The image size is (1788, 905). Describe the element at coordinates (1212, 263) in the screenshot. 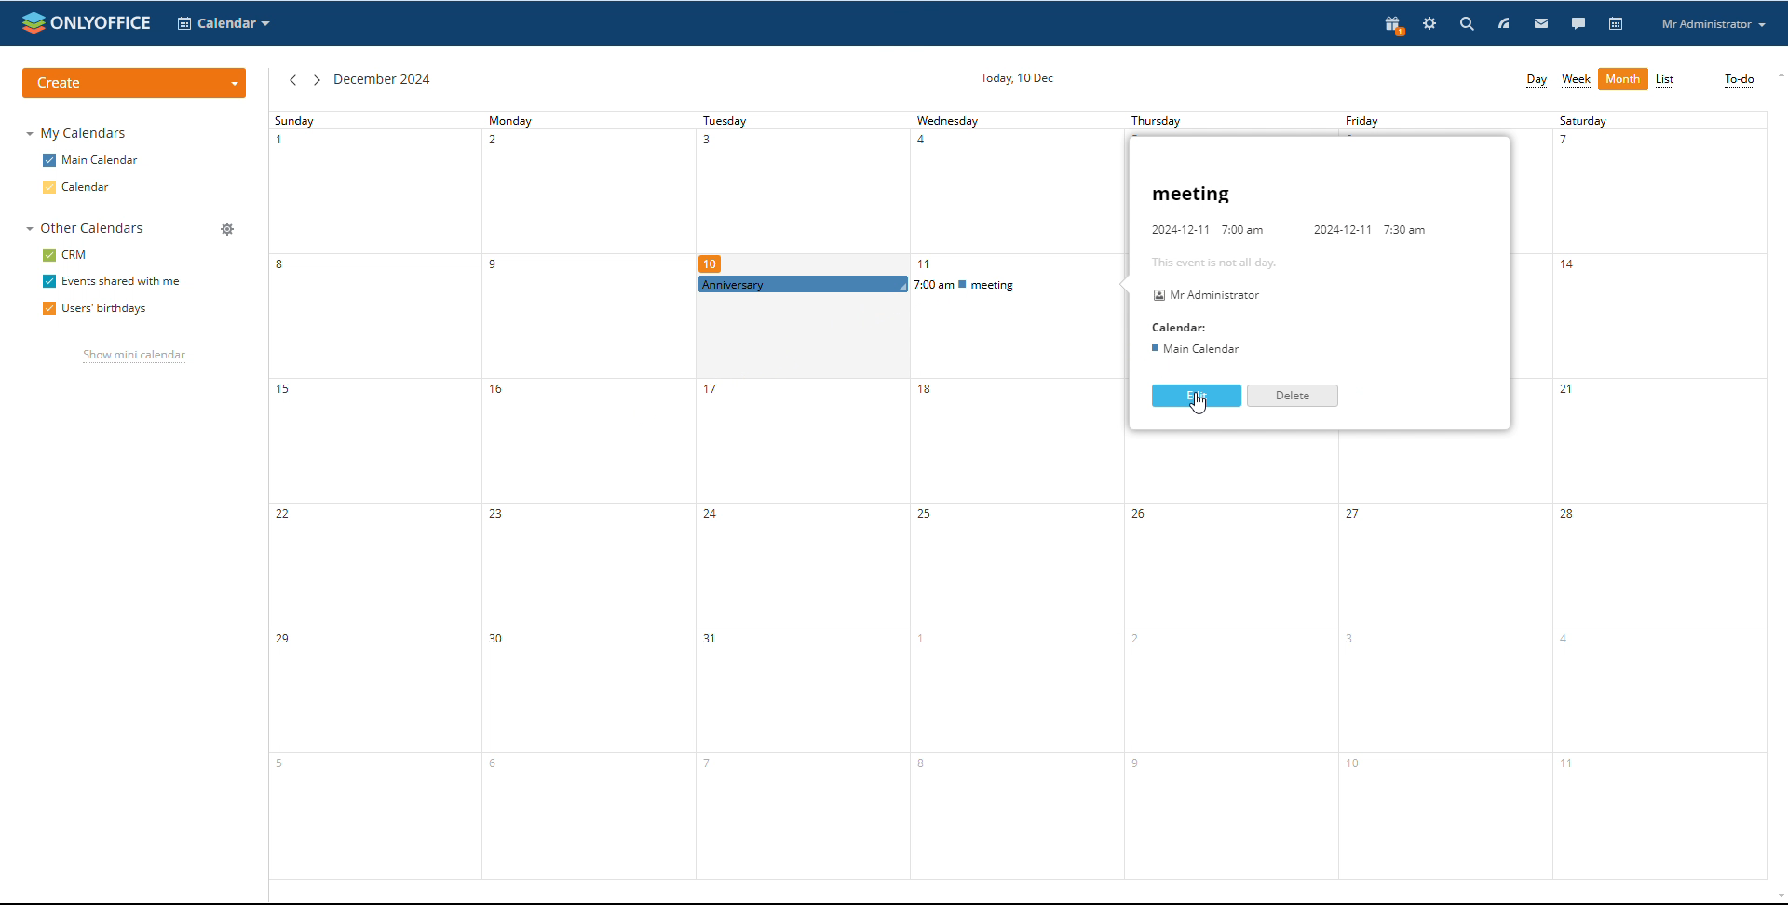

I see `this event is not all day` at that location.